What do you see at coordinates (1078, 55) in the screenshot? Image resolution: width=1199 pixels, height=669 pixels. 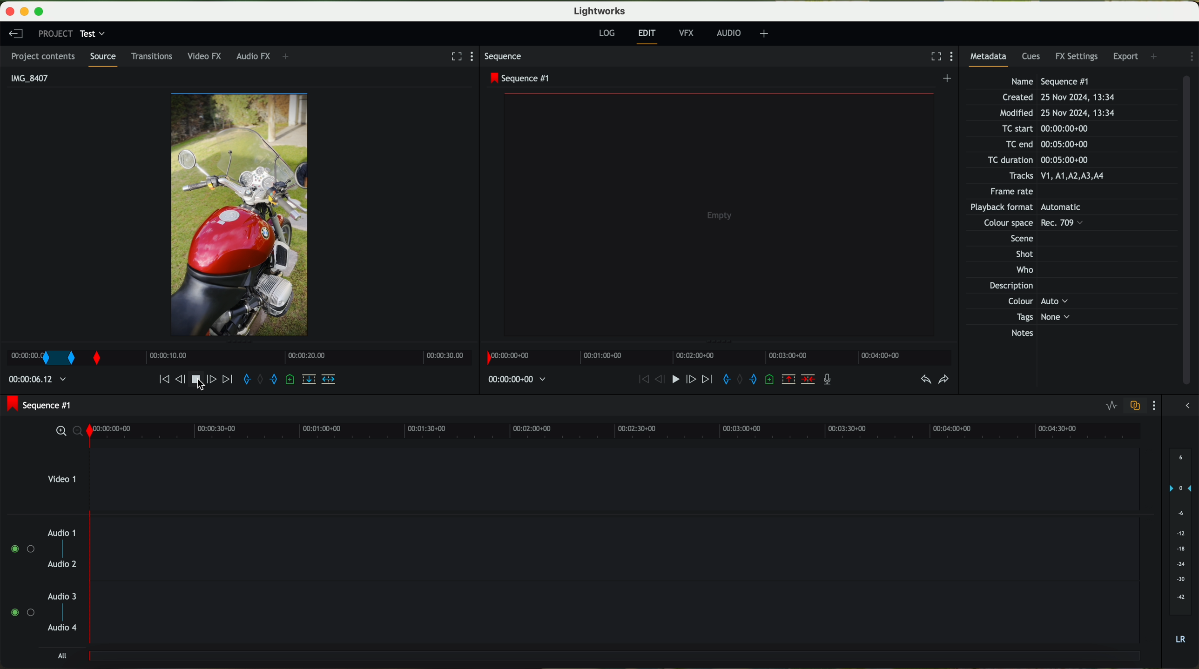 I see `FX settings` at bounding box center [1078, 55].